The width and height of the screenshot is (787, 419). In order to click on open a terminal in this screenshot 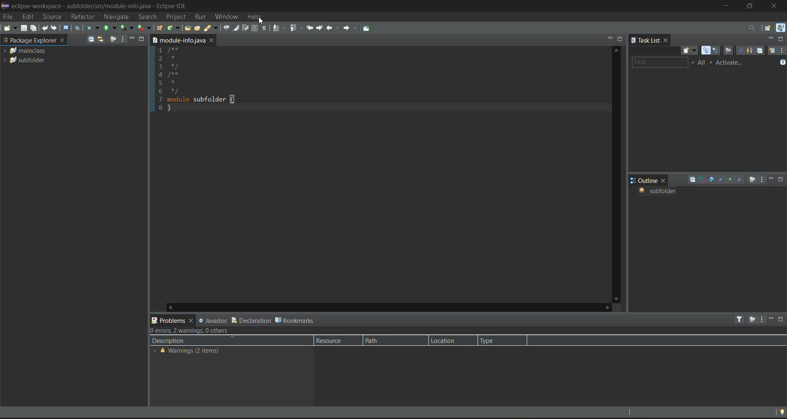, I will do `click(66, 27)`.